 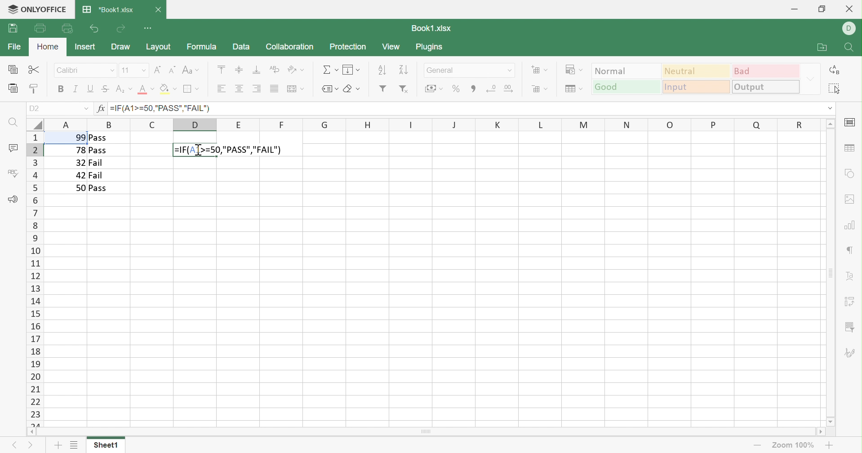 What do you see at coordinates (404, 89) in the screenshot?
I see `Remove filter` at bounding box center [404, 89].